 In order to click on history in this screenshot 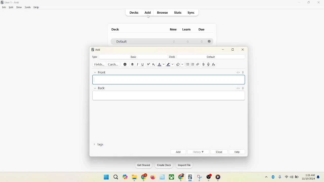, I will do `click(198, 152)`.